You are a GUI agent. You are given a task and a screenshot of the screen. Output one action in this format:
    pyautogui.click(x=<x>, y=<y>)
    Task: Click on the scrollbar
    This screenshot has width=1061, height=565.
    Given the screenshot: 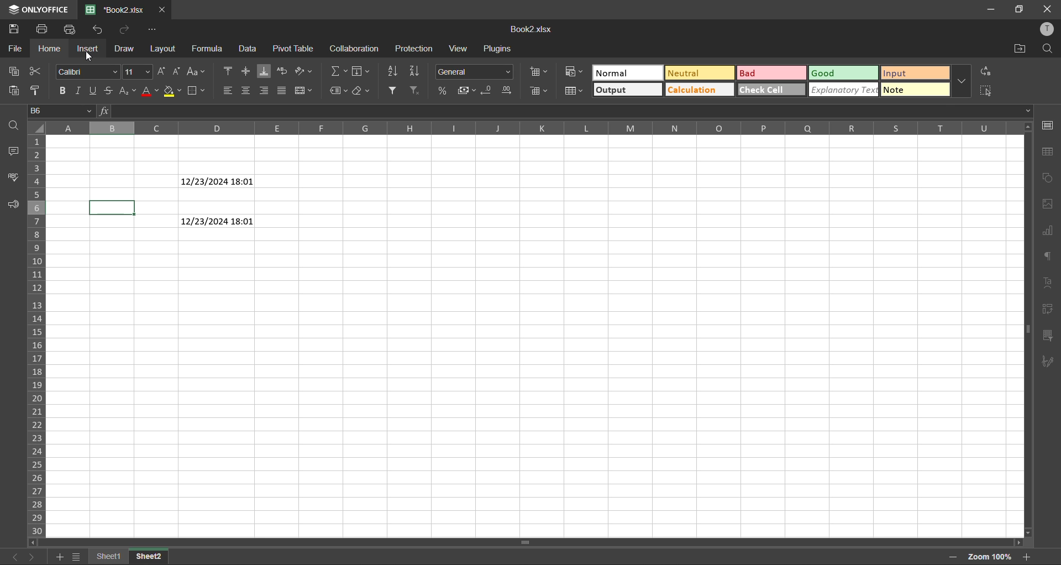 What is the action you would take?
    pyautogui.click(x=1027, y=329)
    